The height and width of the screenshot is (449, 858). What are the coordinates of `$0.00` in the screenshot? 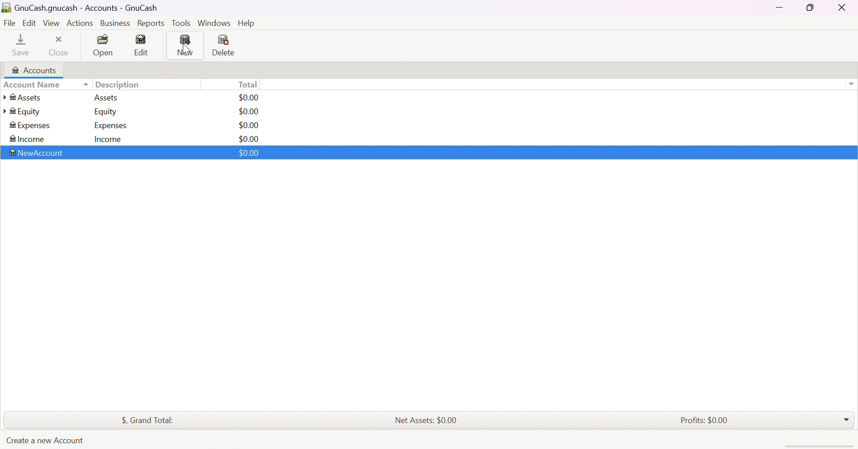 It's located at (249, 111).